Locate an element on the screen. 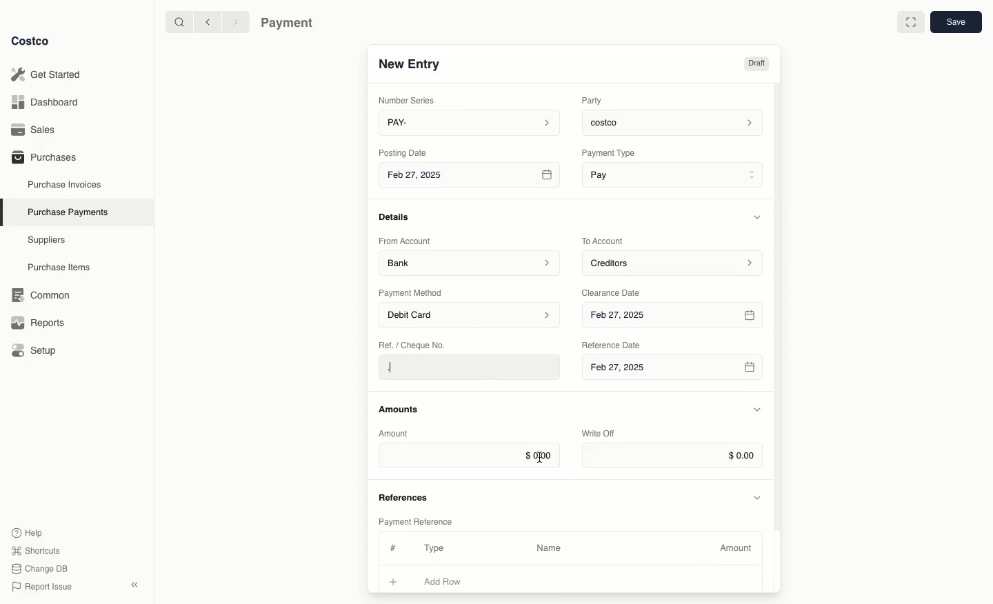  Purchase Invoices is located at coordinates (66, 184).